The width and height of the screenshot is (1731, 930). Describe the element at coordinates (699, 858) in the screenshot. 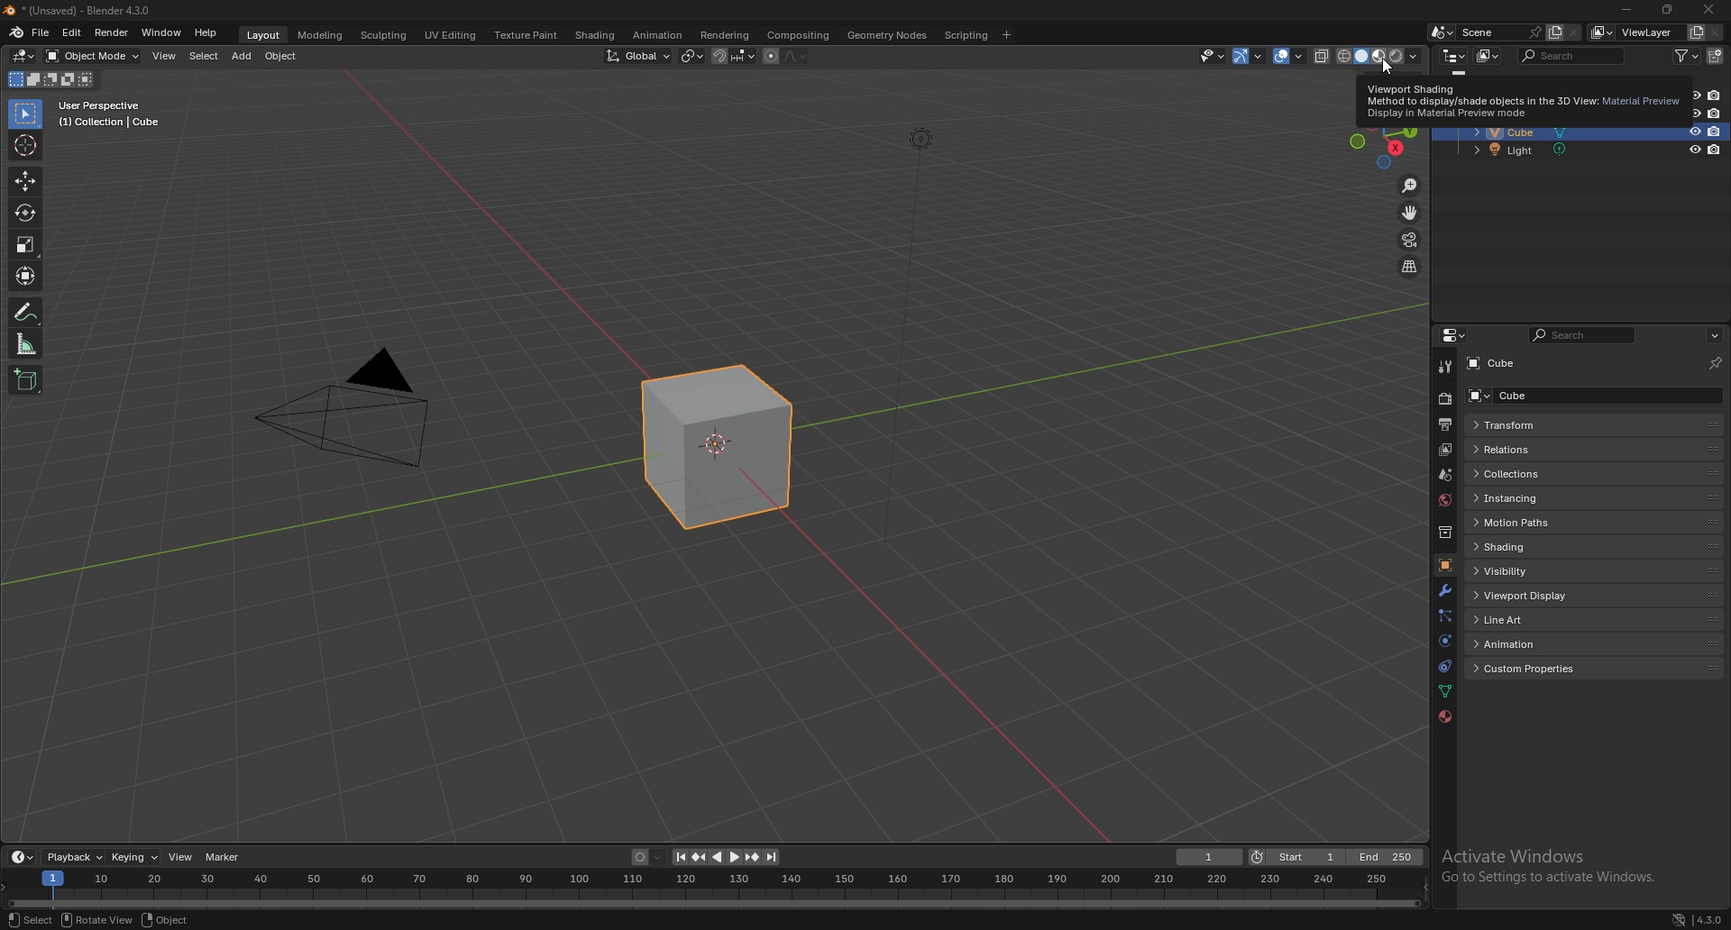

I see `jump to previous keyframe` at that location.